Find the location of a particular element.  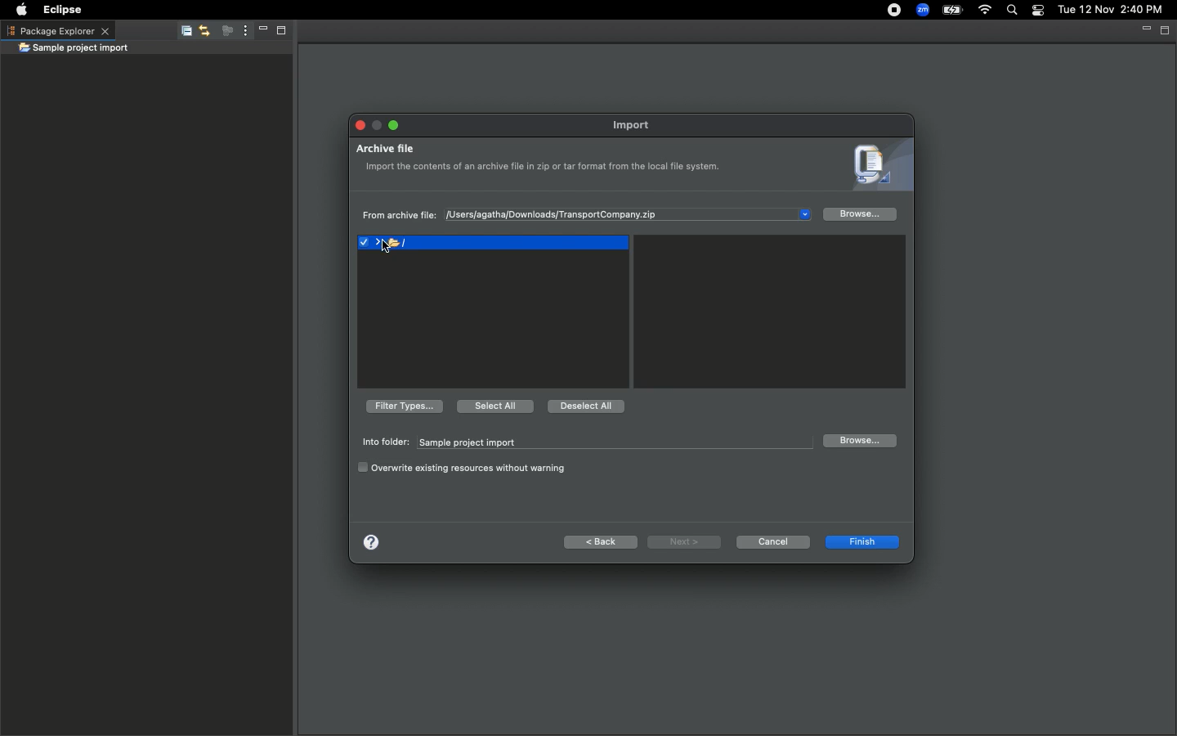

Deselect all is located at coordinates (587, 407).